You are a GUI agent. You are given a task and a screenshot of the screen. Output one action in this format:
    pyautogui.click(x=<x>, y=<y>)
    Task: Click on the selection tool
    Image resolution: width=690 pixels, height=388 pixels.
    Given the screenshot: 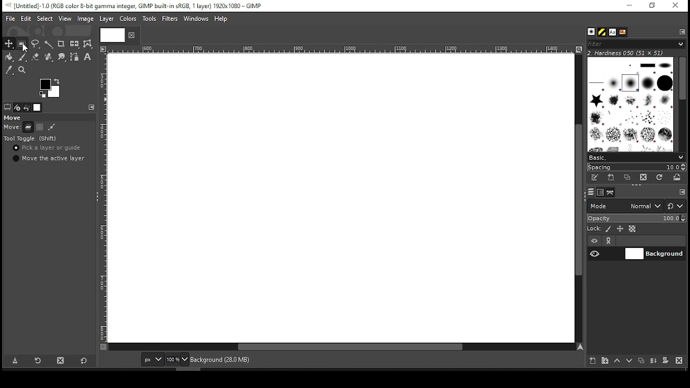 What is the action you would take?
    pyautogui.click(x=9, y=44)
    